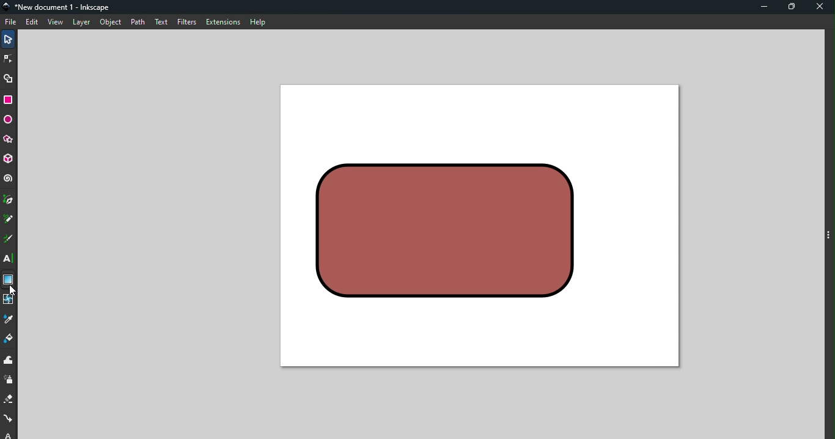  Describe the element at coordinates (794, 7) in the screenshot. I see `Maximize` at that location.